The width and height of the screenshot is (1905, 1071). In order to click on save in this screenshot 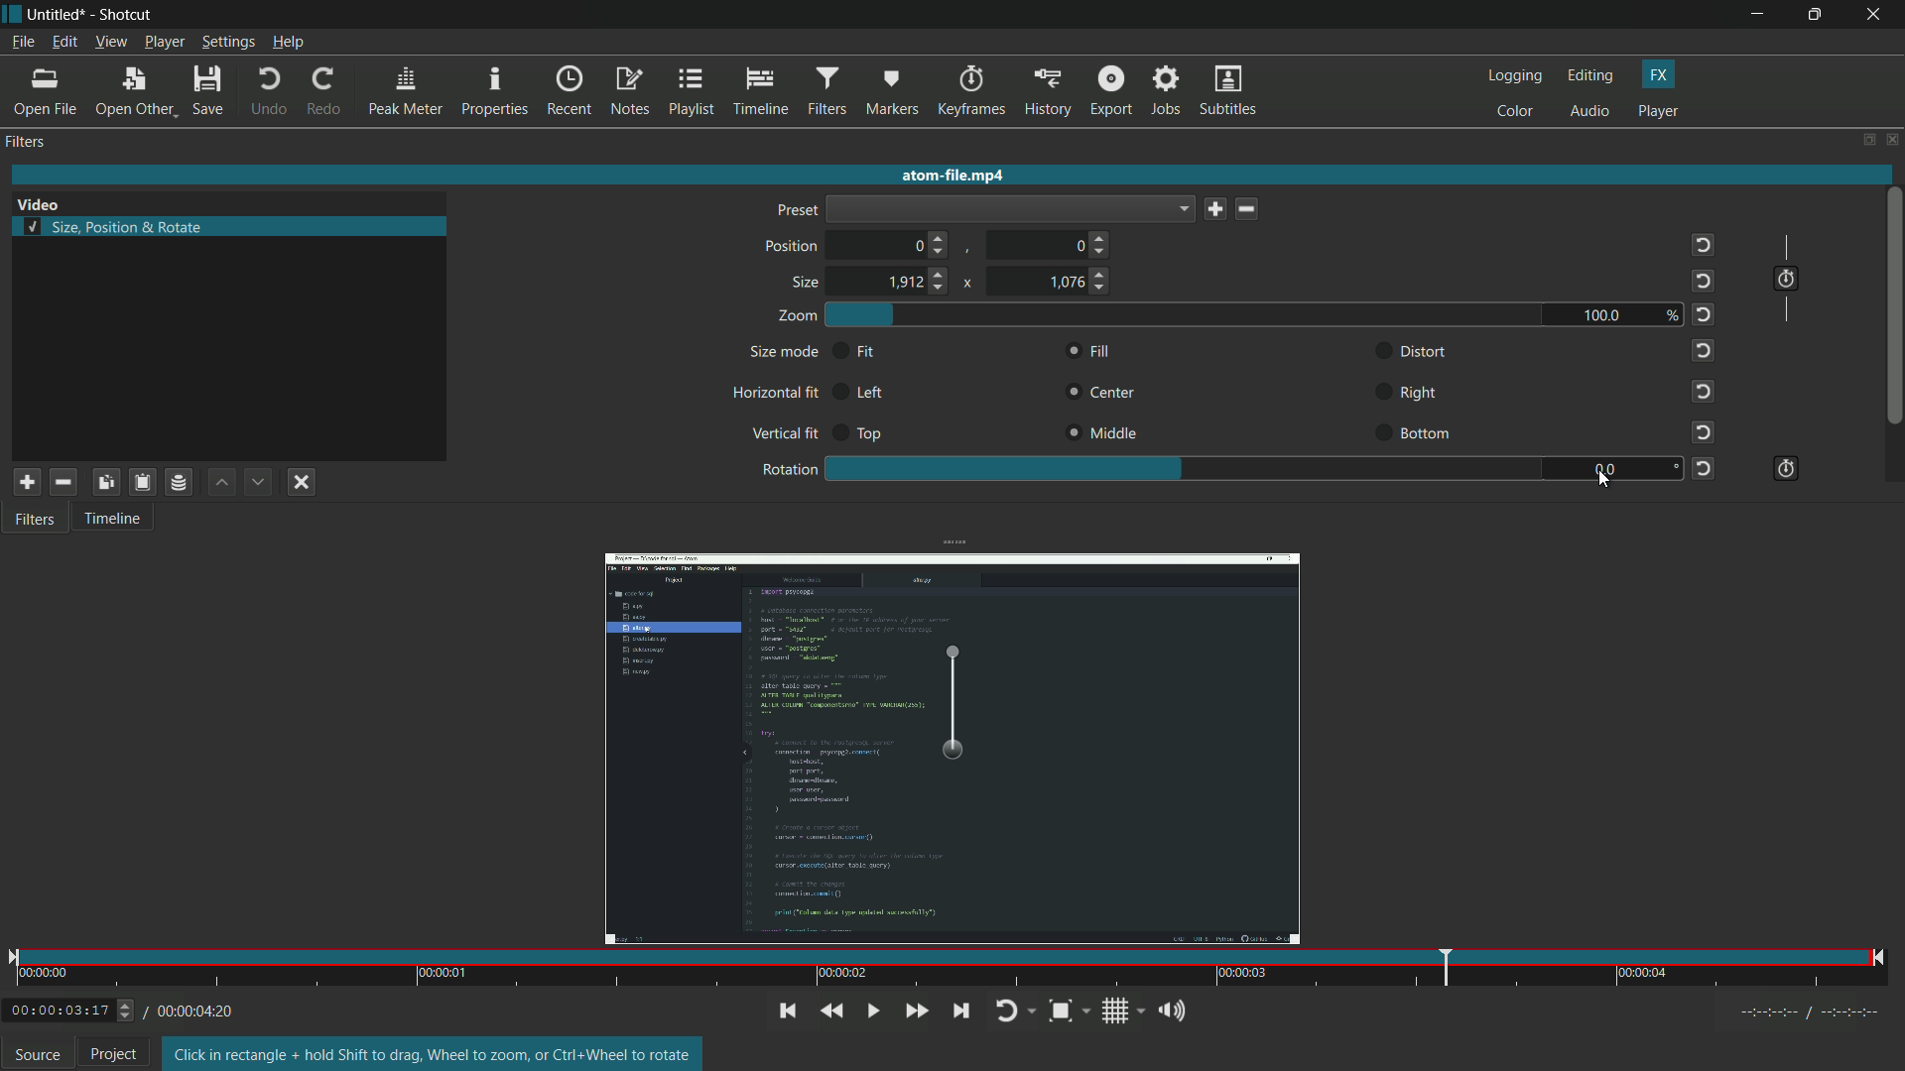, I will do `click(206, 91)`.